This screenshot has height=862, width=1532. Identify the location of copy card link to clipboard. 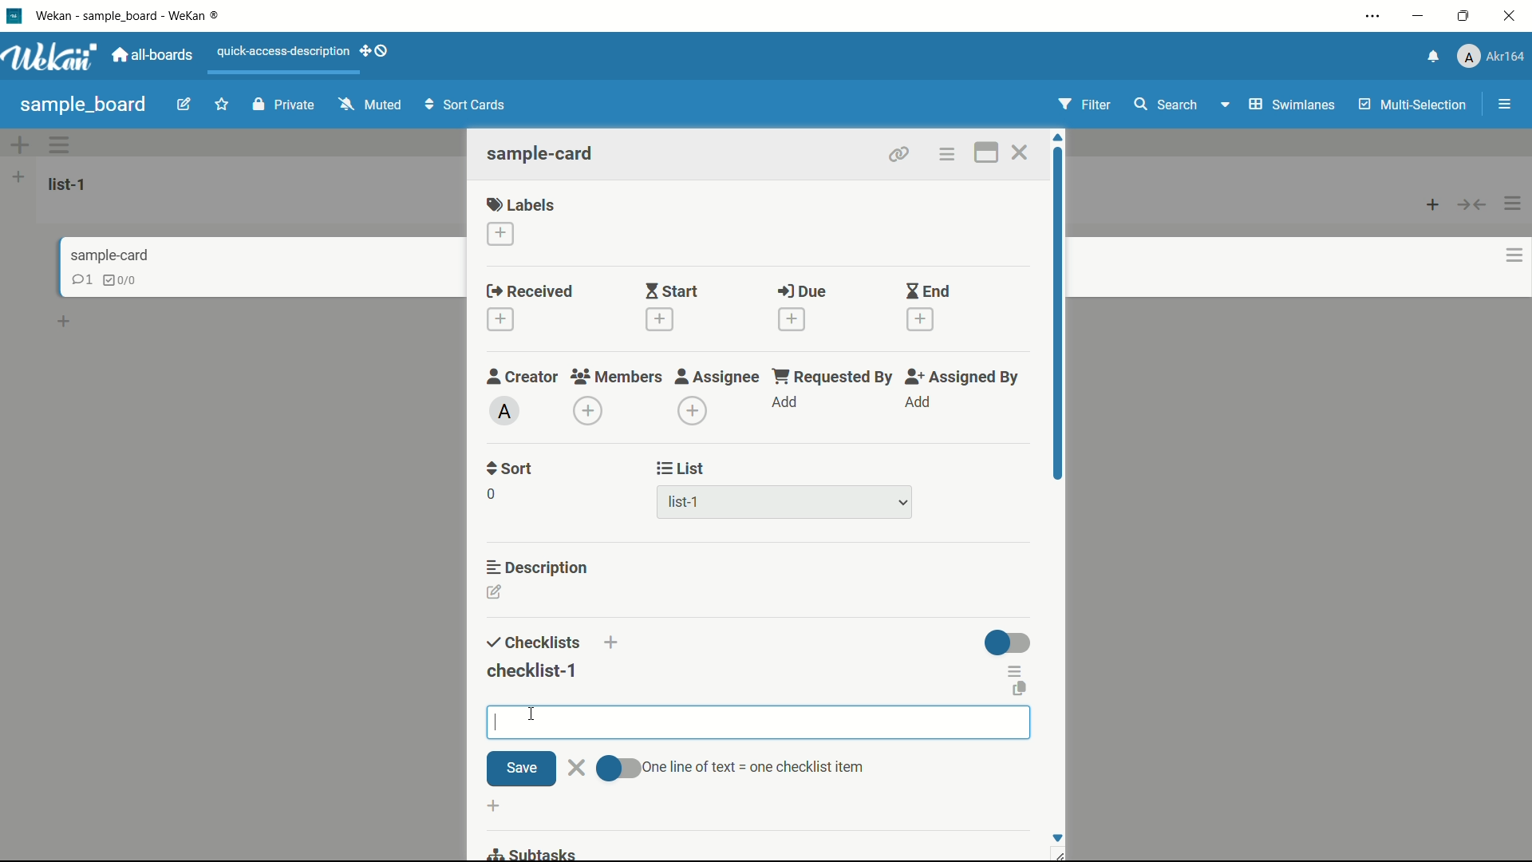
(899, 156).